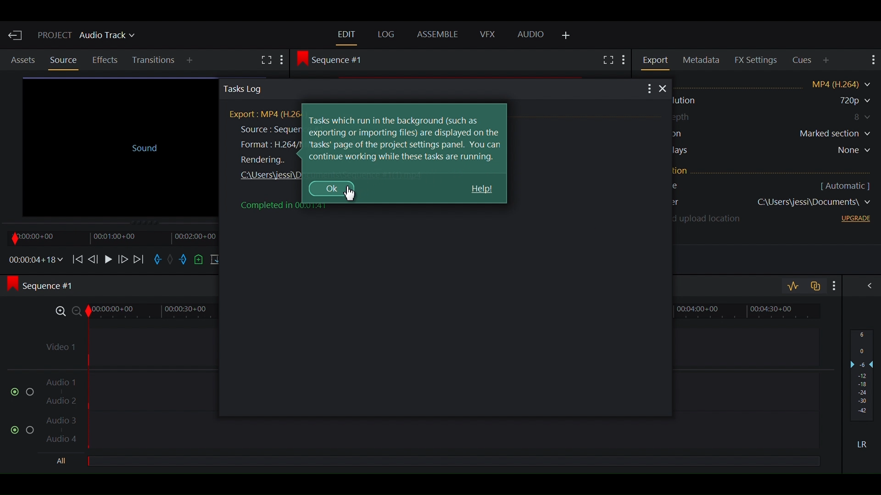  I want to click on Assemble, so click(439, 35).